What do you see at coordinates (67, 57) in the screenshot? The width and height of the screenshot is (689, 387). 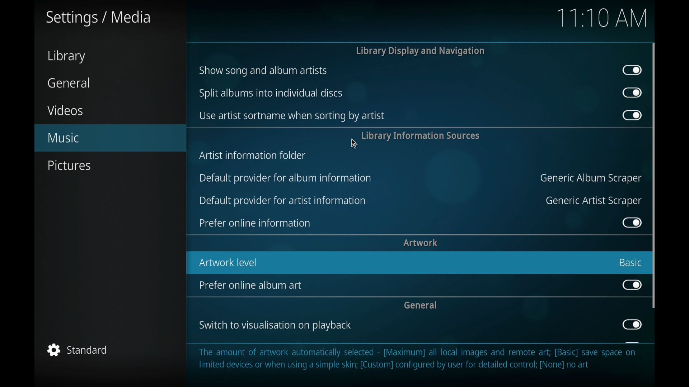 I see `library` at bounding box center [67, 57].